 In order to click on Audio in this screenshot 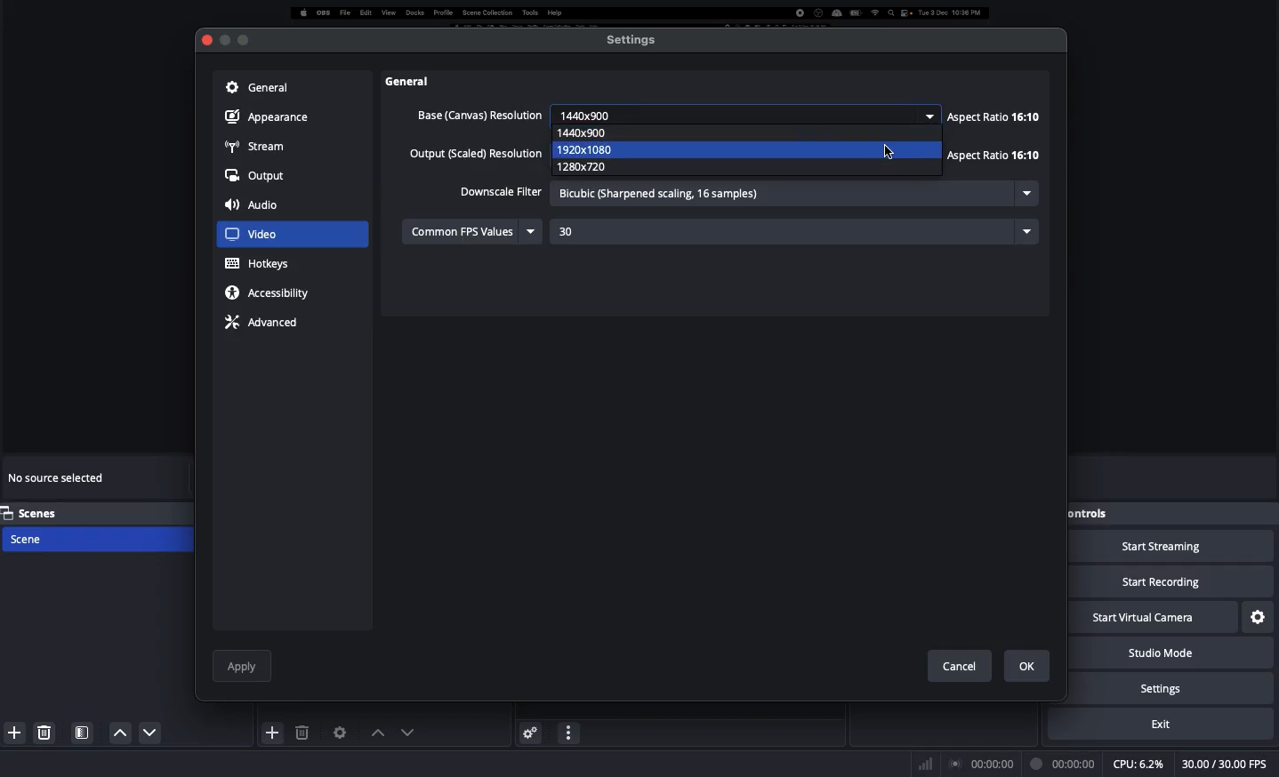, I will do `click(255, 206)`.